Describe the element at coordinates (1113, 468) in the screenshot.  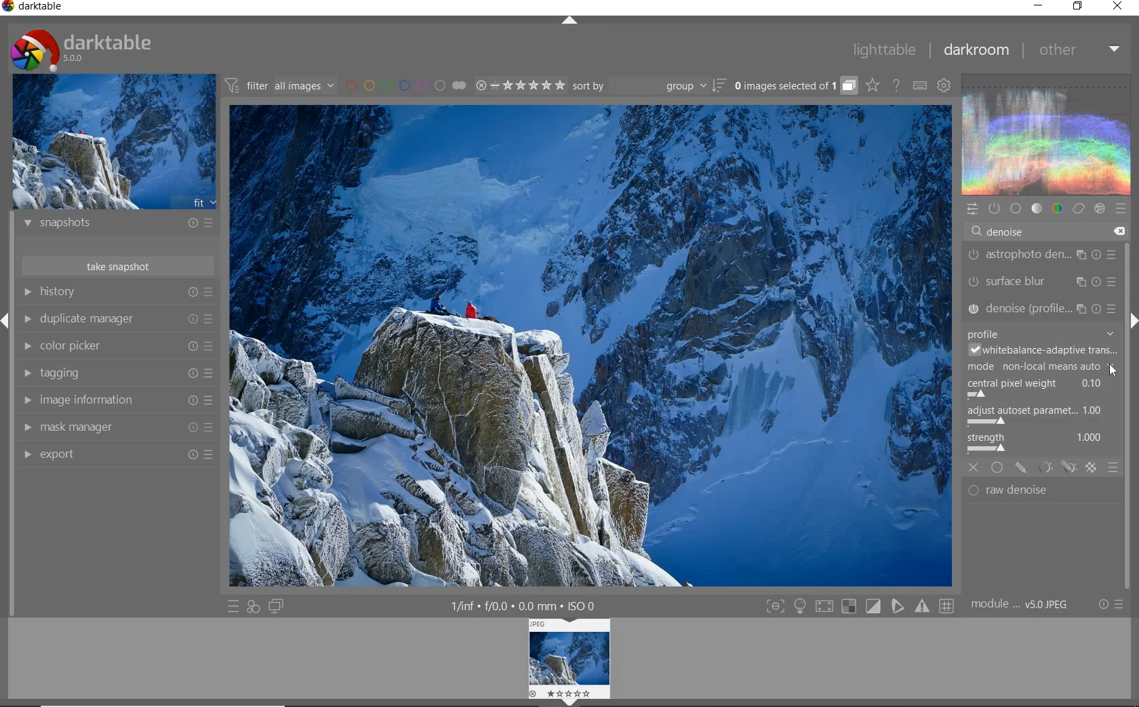
I see `BLENDING OPTIONS` at that location.